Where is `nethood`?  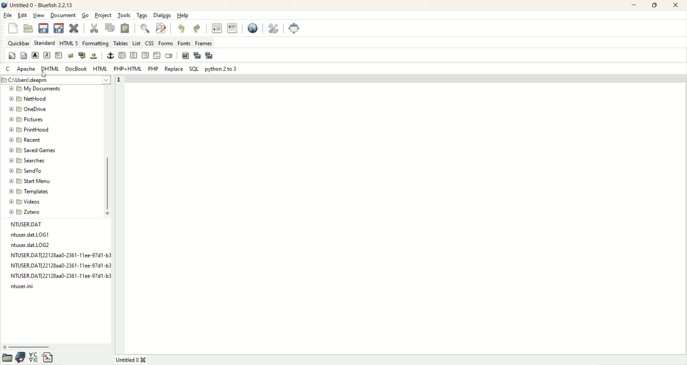 nethood is located at coordinates (28, 99).